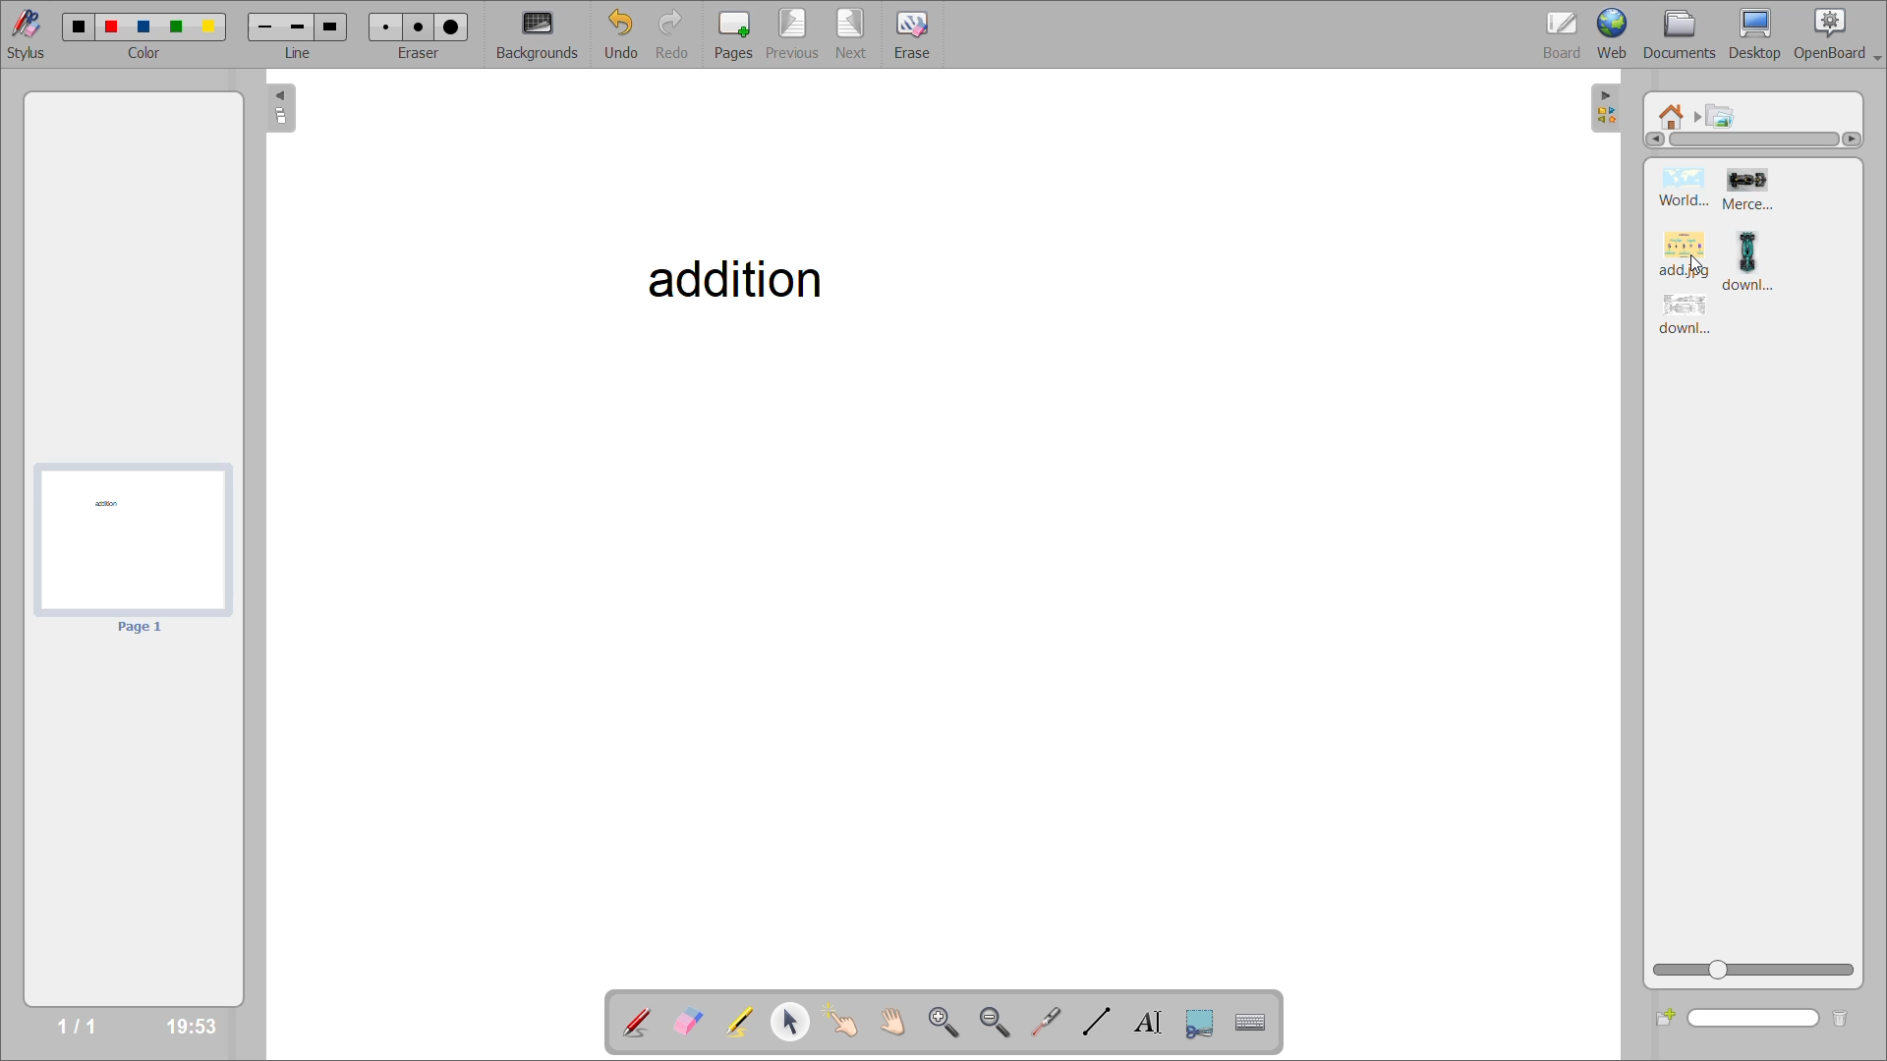 This screenshot has width=1887, height=1061. Describe the element at coordinates (1045, 1022) in the screenshot. I see `virtual laser pointer` at that location.